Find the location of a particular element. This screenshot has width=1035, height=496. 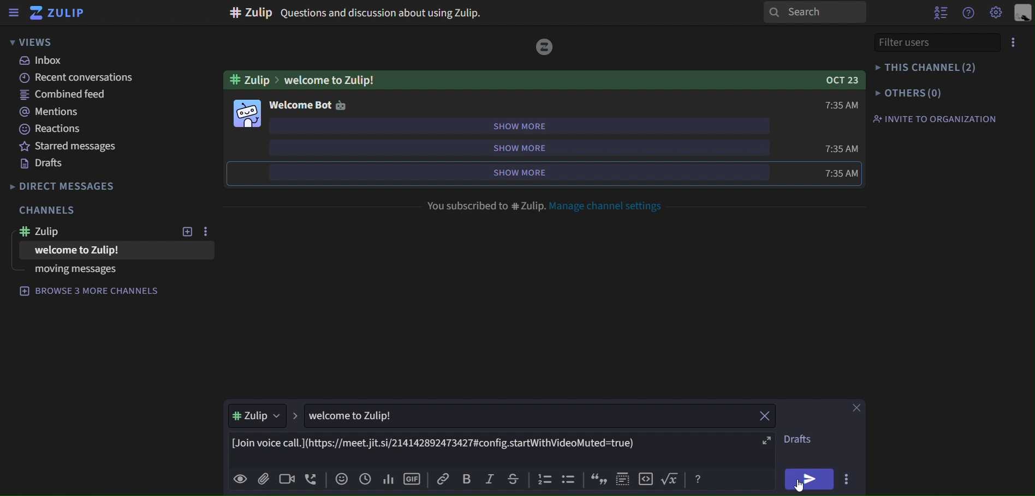

welcome to Zulip! is located at coordinates (357, 415).